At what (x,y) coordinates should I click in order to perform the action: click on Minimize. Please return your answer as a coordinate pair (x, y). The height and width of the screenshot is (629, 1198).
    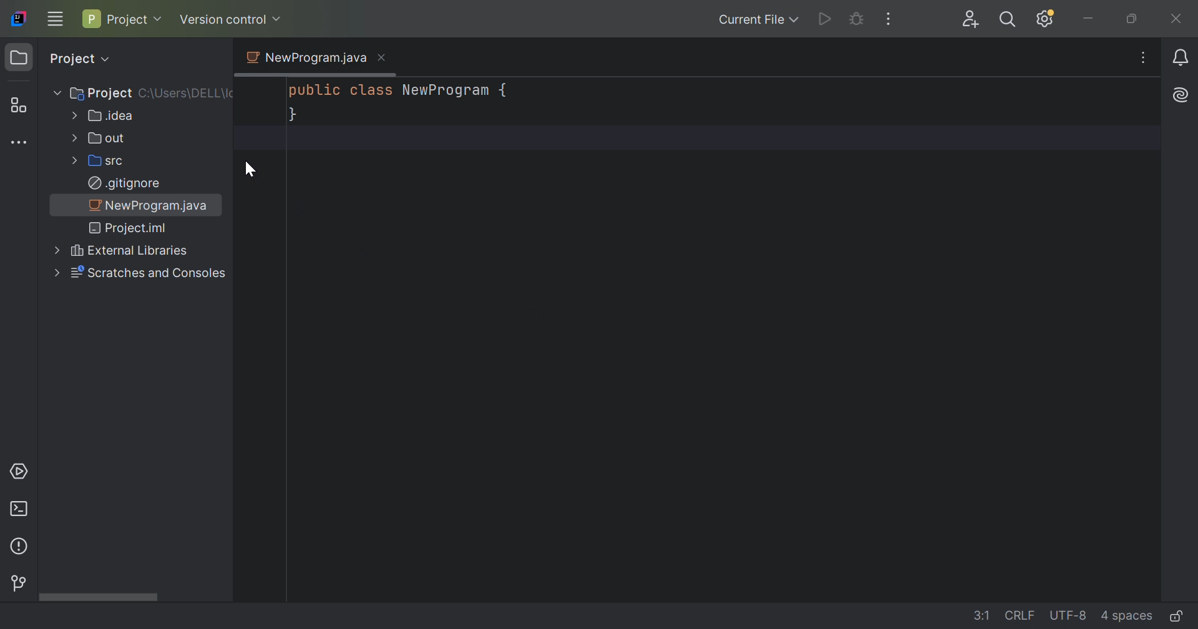
    Looking at the image, I should click on (1089, 19).